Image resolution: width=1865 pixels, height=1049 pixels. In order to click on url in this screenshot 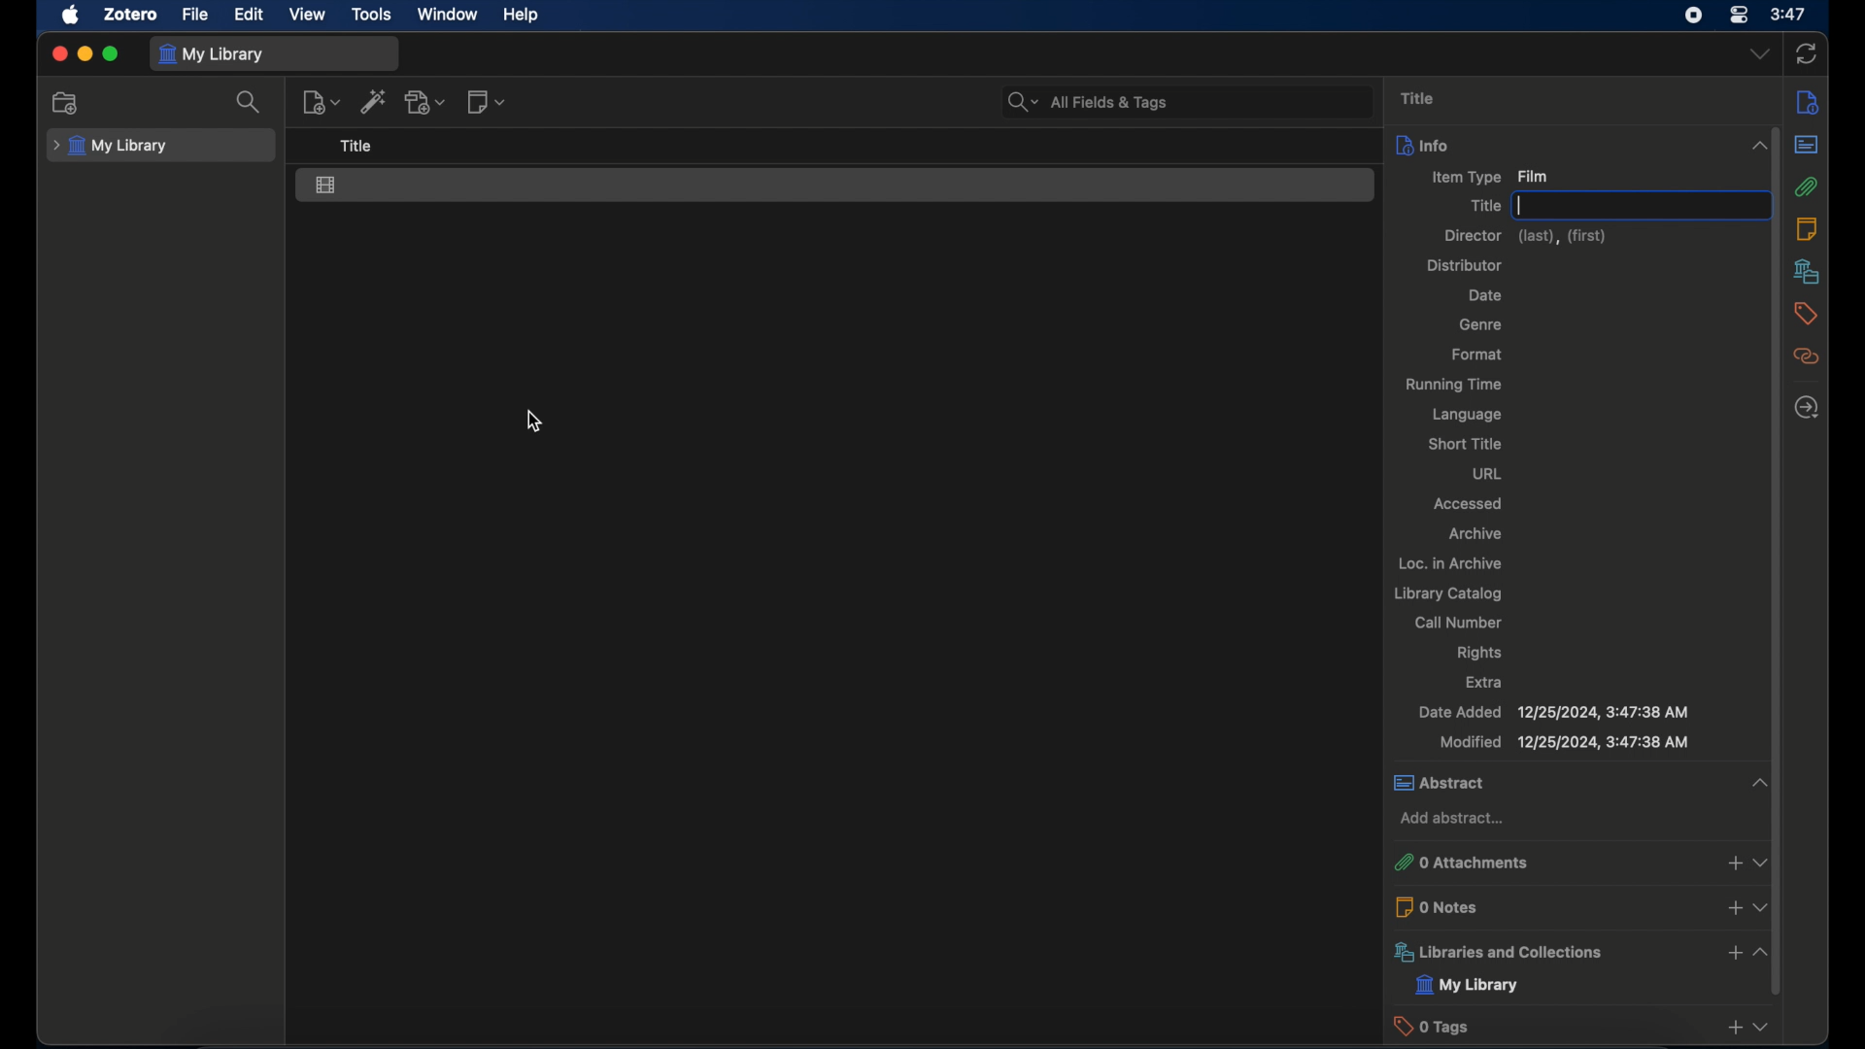, I will do `click(1488, 473)`.